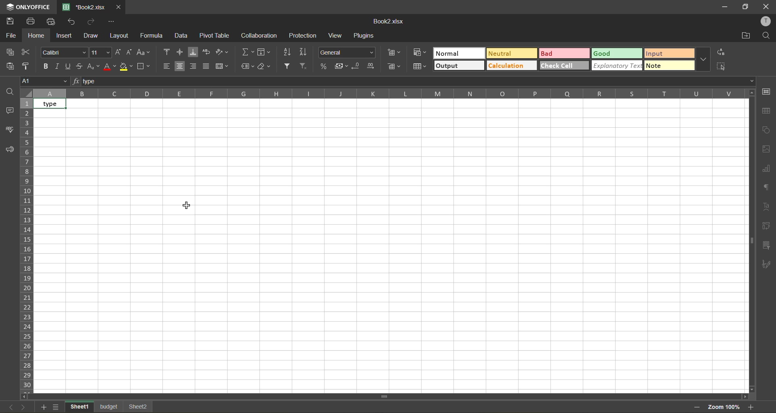  Describe the element at coordinates (8, 92) in the screenshot. I see `find` at that location.